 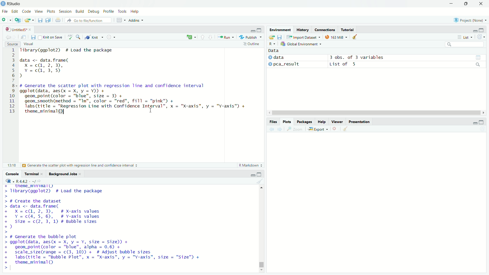 What do you see at coordinates (12, 173) in the screenshot?
I see `Console` at bounding box center [12, 173].